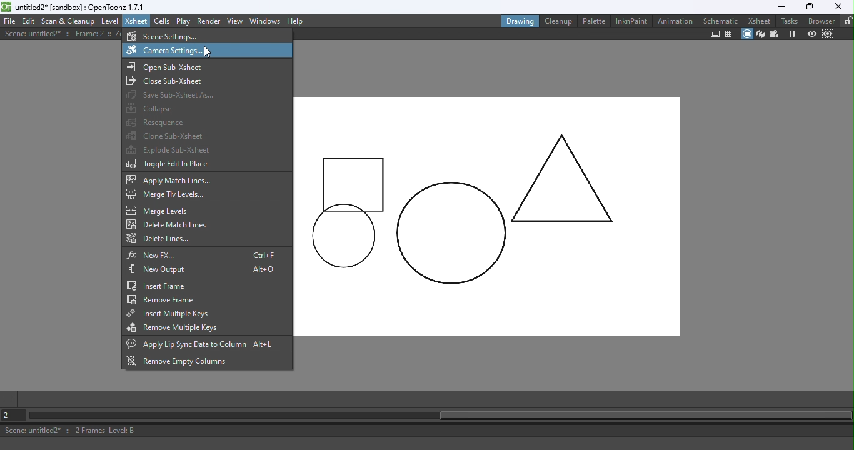 The height and width of the screenshot is (450, 854). What do you see at coordinates (811, 34) in the screenshot?
I see `Preview` at bounding box center [811, 34].